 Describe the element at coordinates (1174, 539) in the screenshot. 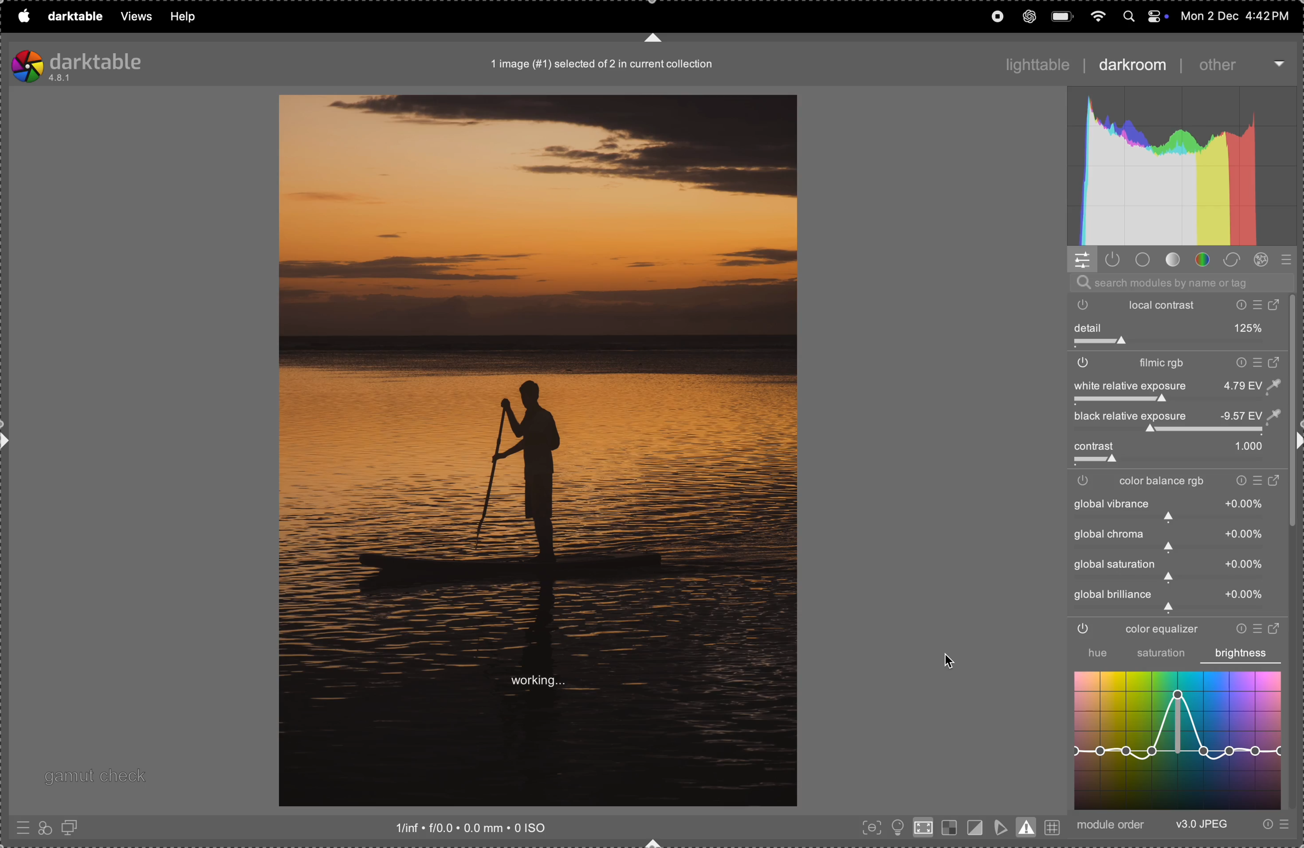

I see `global variance` at that location.